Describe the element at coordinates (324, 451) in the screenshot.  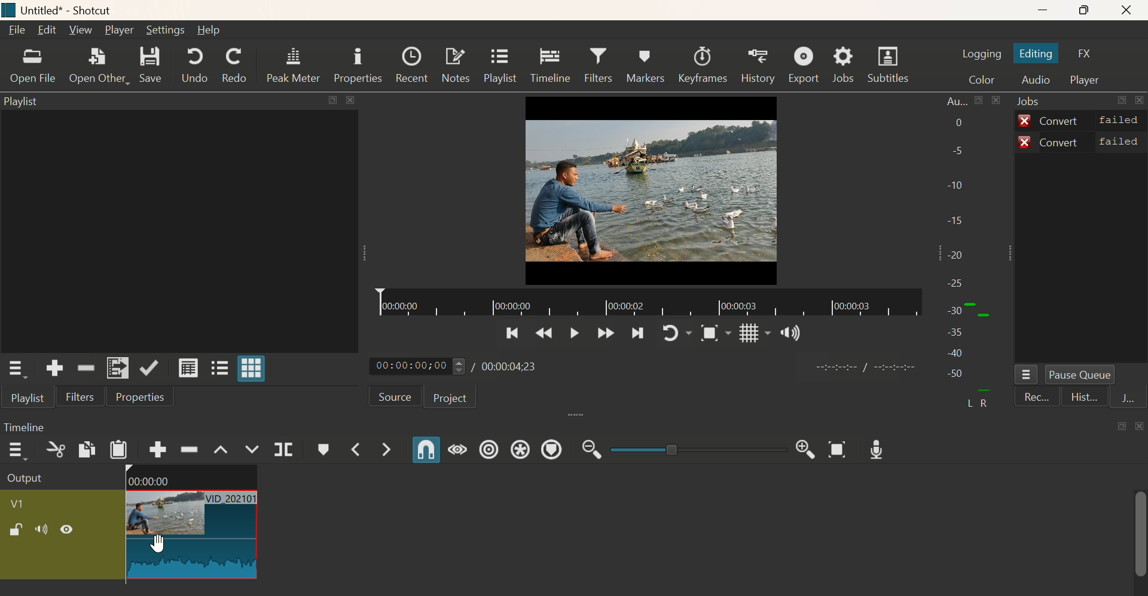
I see `Create/Edit  Marker` at that location.